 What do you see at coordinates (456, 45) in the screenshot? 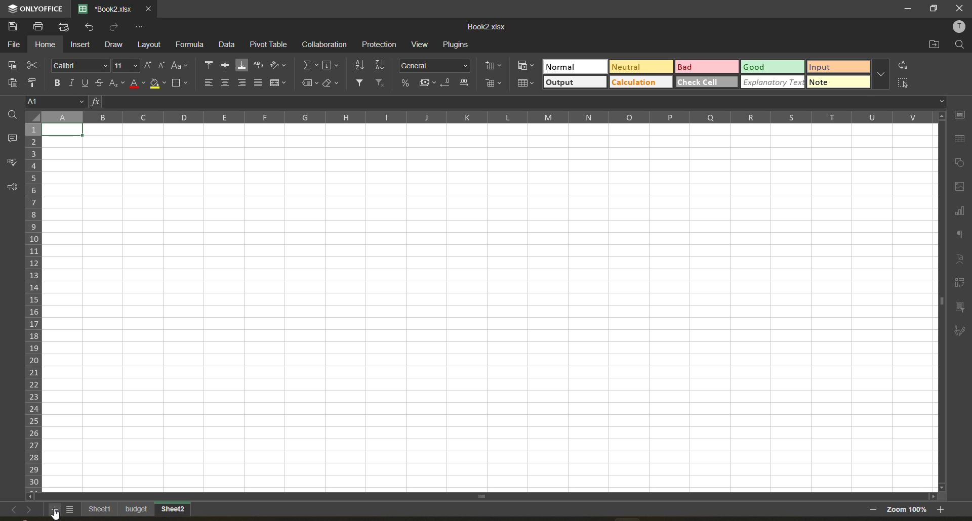
I see `plugins` at bounding box center [456, 45].